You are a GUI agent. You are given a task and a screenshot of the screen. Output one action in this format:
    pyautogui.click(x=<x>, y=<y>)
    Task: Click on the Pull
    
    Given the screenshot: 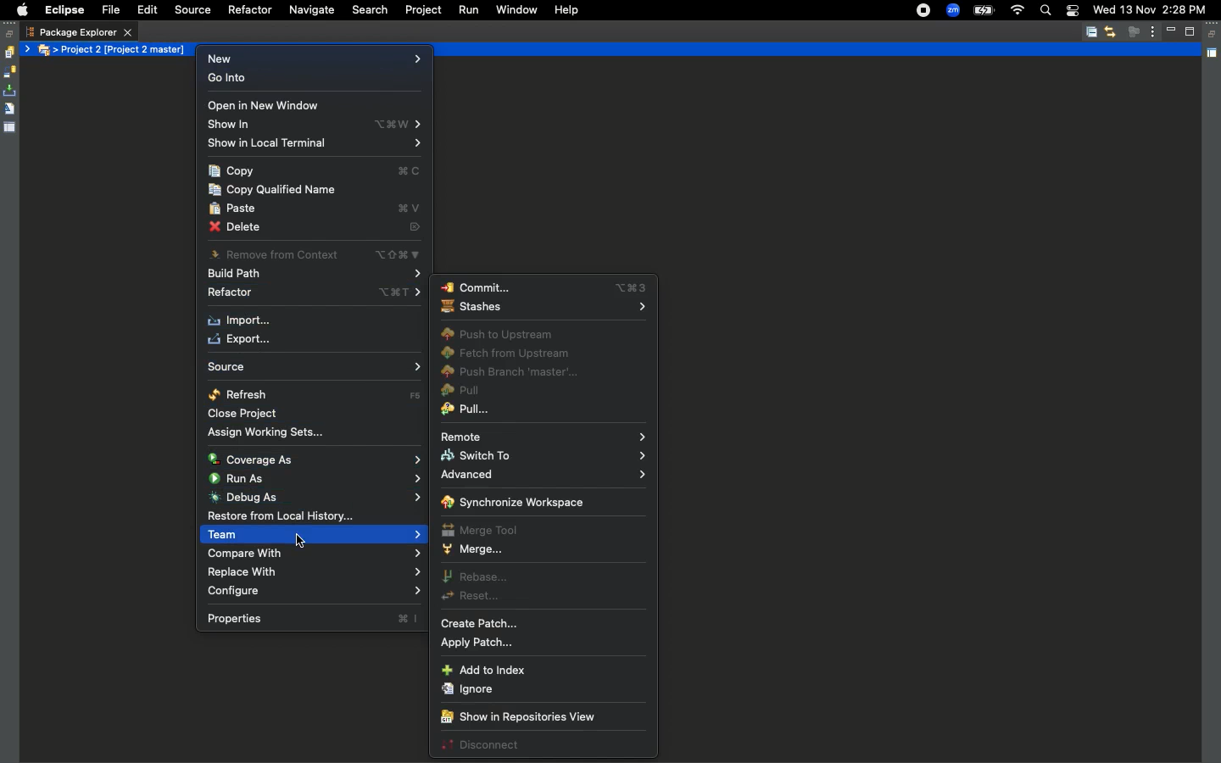 What is the action you would take?
    pyautogui.click(x=467, y=411)
    